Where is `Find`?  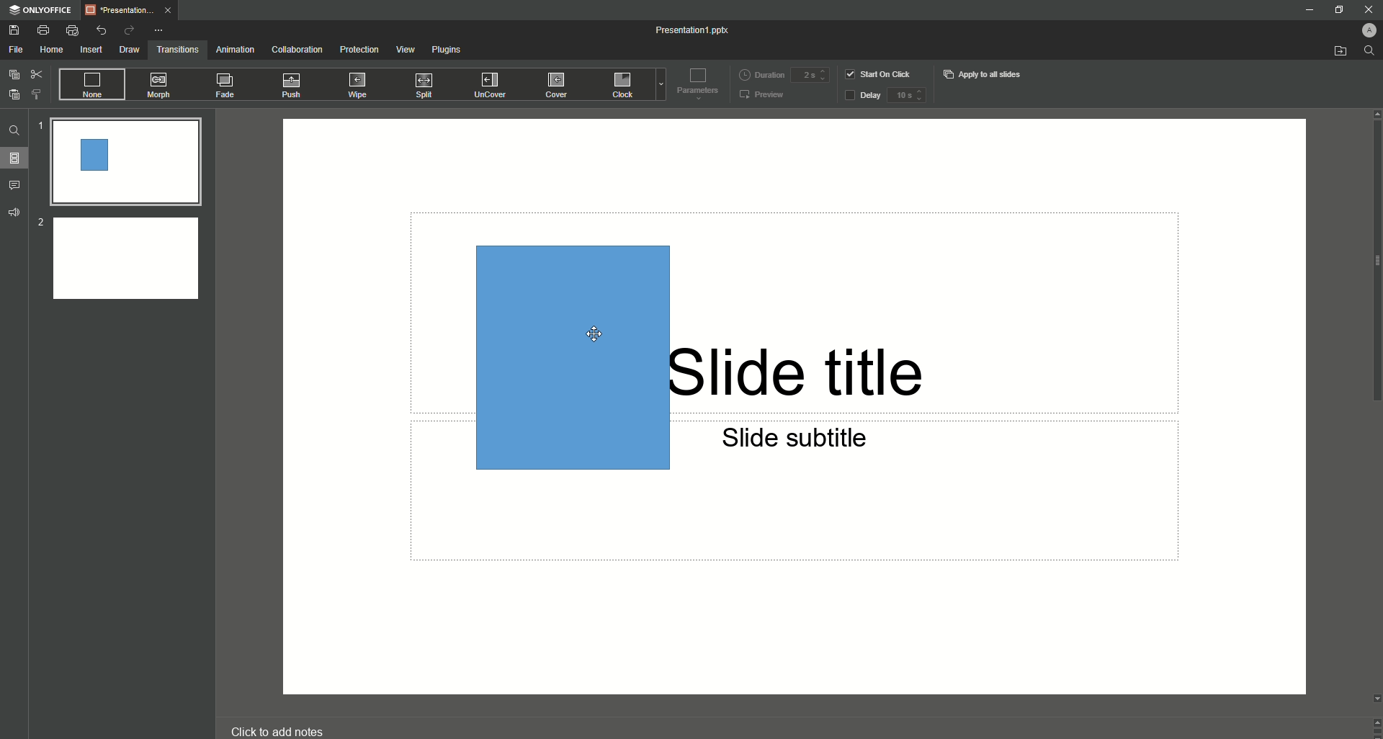 Find is located at coordinates (1369, 51).